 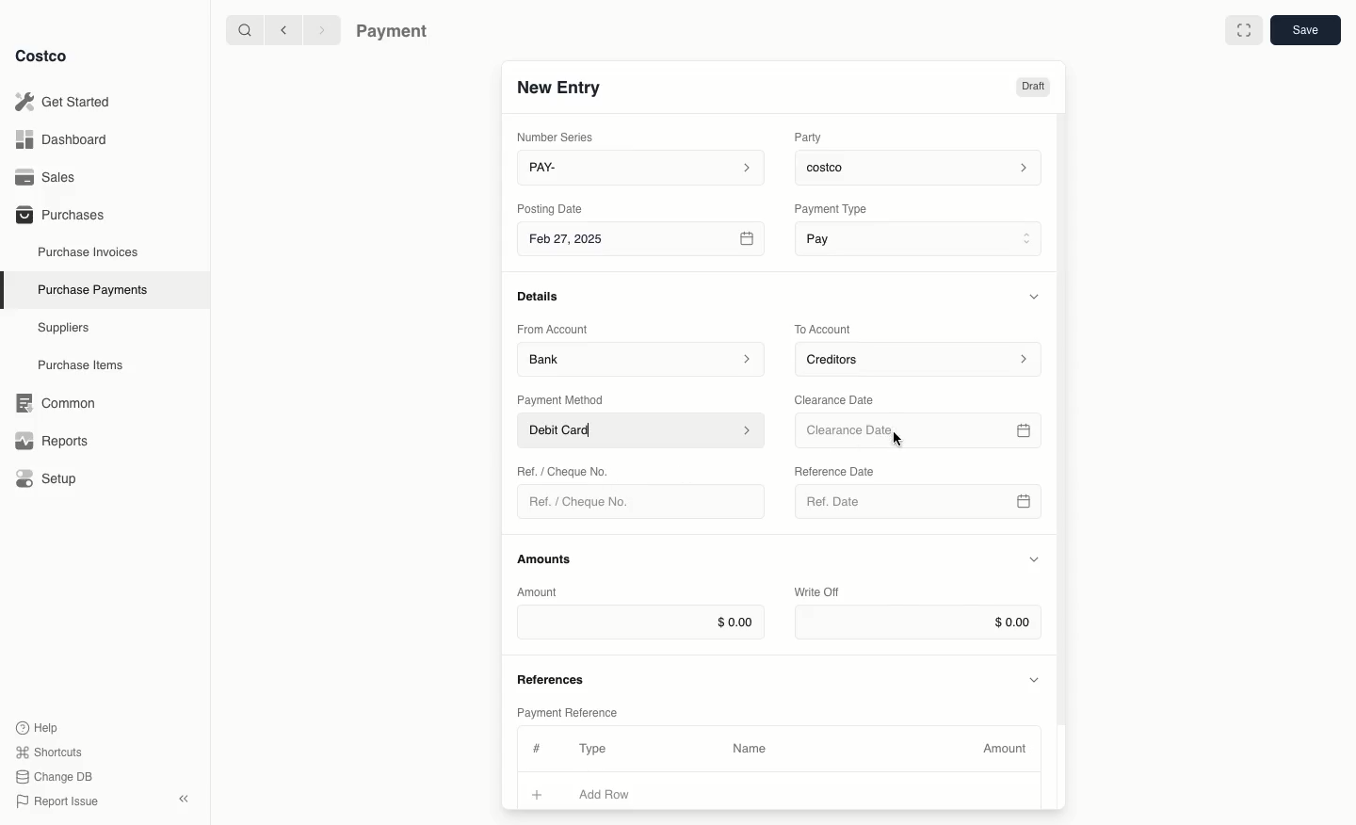 What do you see at coordinates (921, 431) in the screenshot?
I see `Clearance Date` at bounding box center [921, 431].